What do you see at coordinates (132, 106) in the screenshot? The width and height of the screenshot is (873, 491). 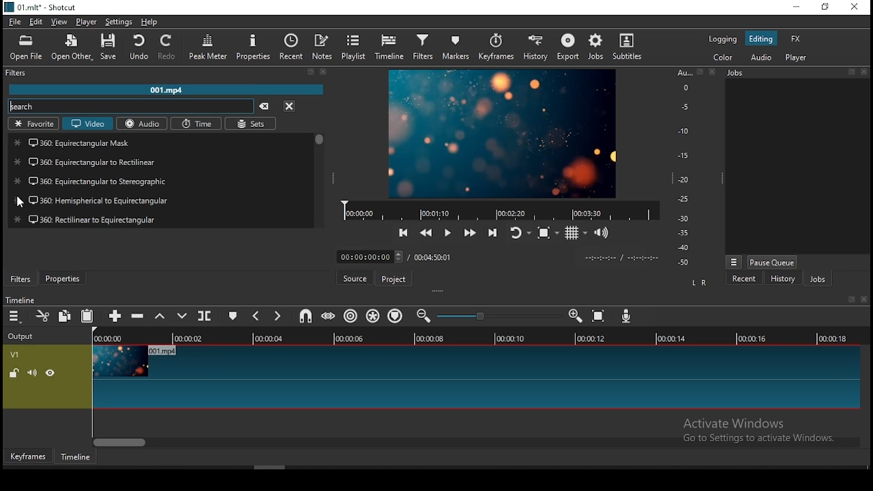 I see `search` at bounding box center [132, 106].